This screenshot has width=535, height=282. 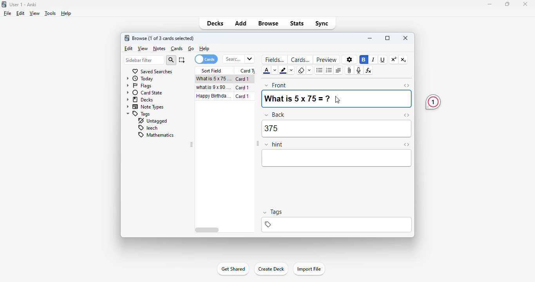 What do you see at coordinates (302, 70) in the screenshot?
I see `remove formatting` at bounding box center [302, 70].